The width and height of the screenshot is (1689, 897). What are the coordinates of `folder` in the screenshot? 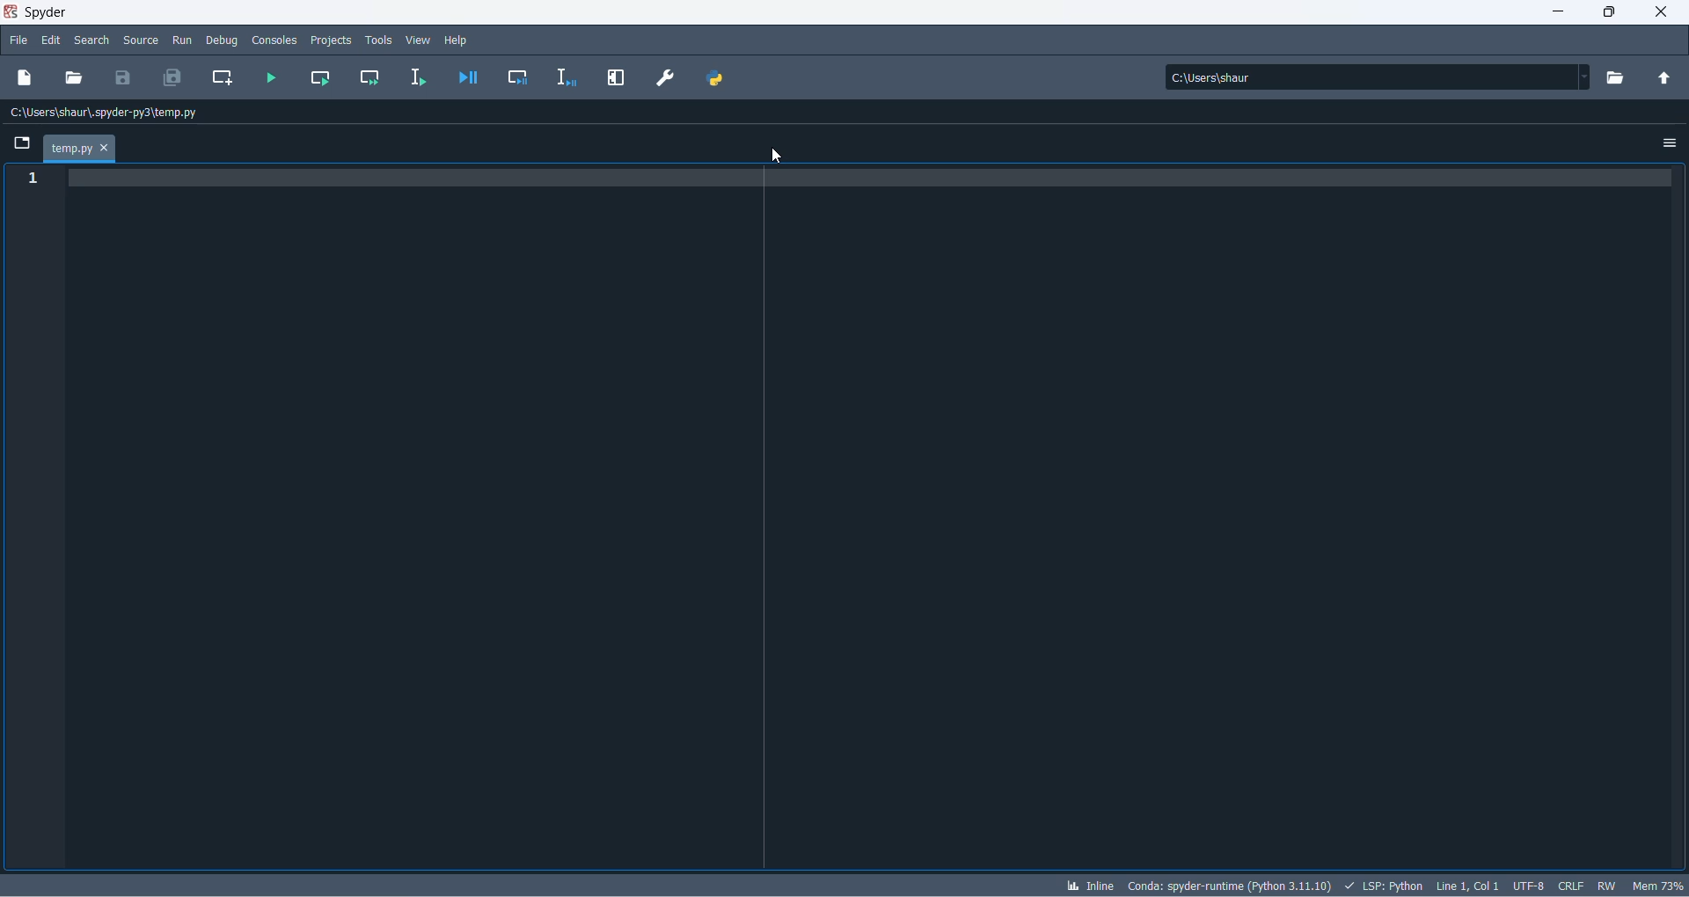 It's located at (20, 145).